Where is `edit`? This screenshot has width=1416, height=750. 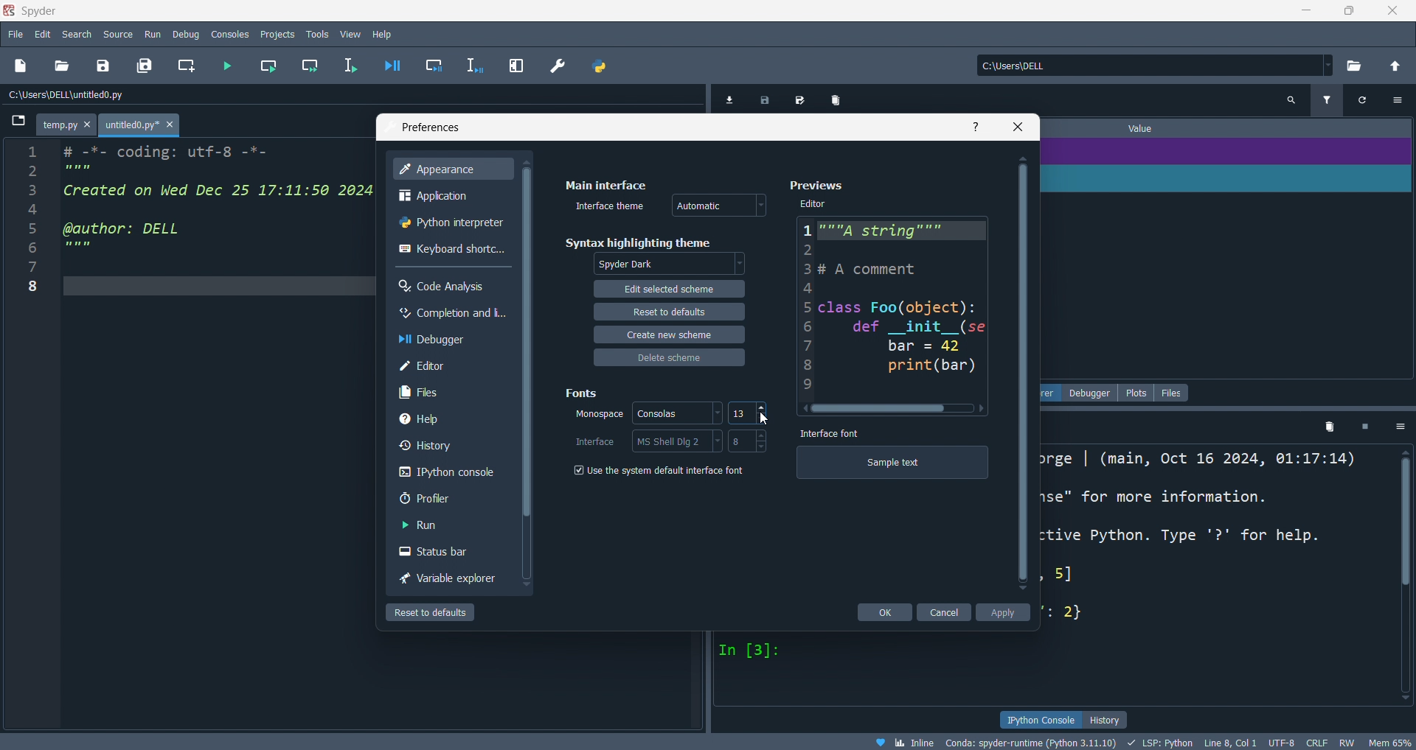
edit is located at coordinates (667, 288).